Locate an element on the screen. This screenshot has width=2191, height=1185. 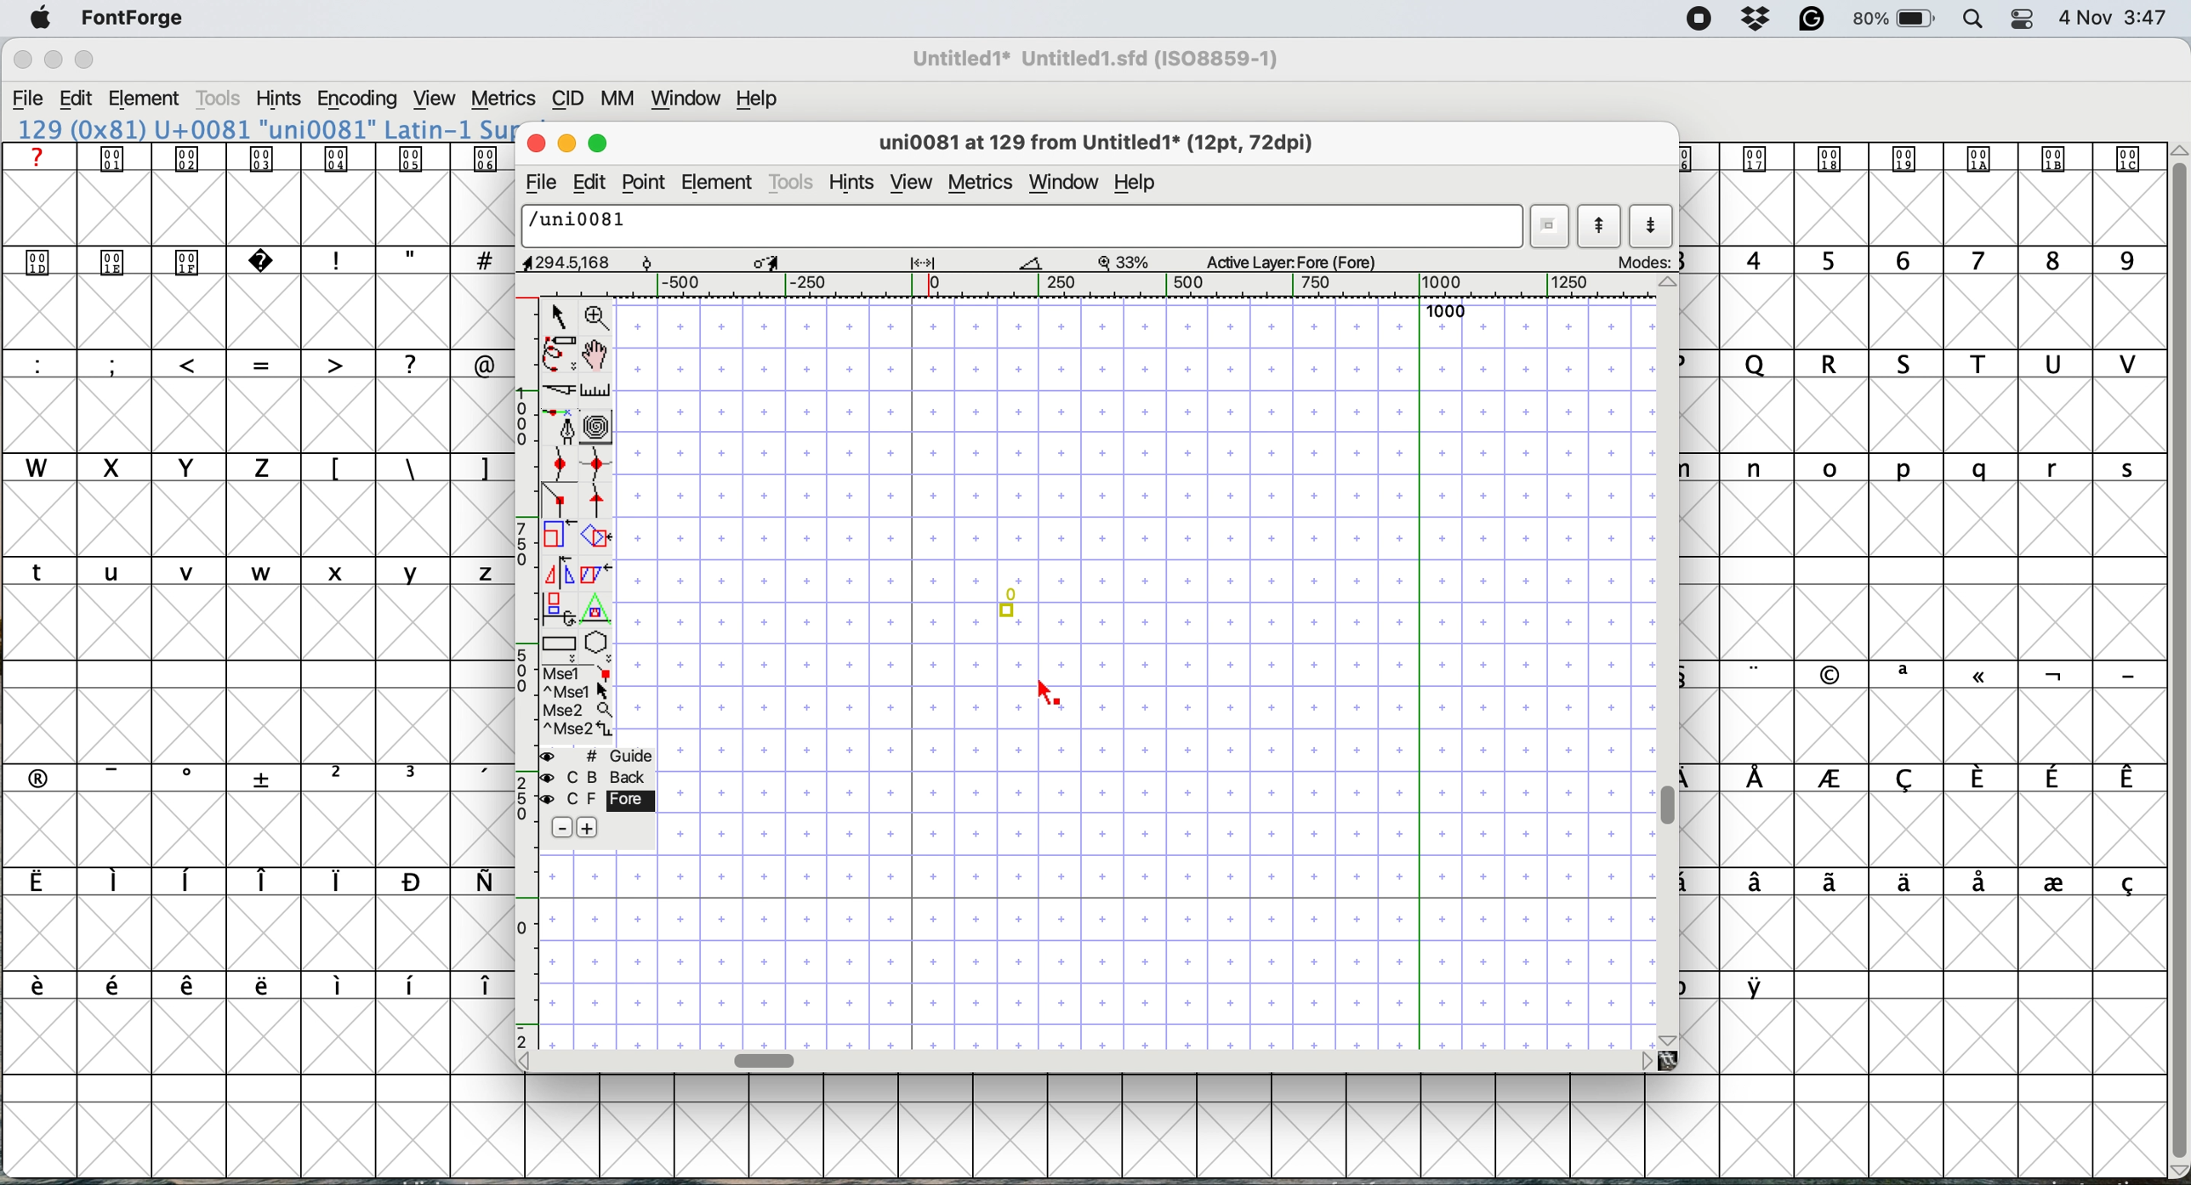
edit is located at coordinates (590, 184).